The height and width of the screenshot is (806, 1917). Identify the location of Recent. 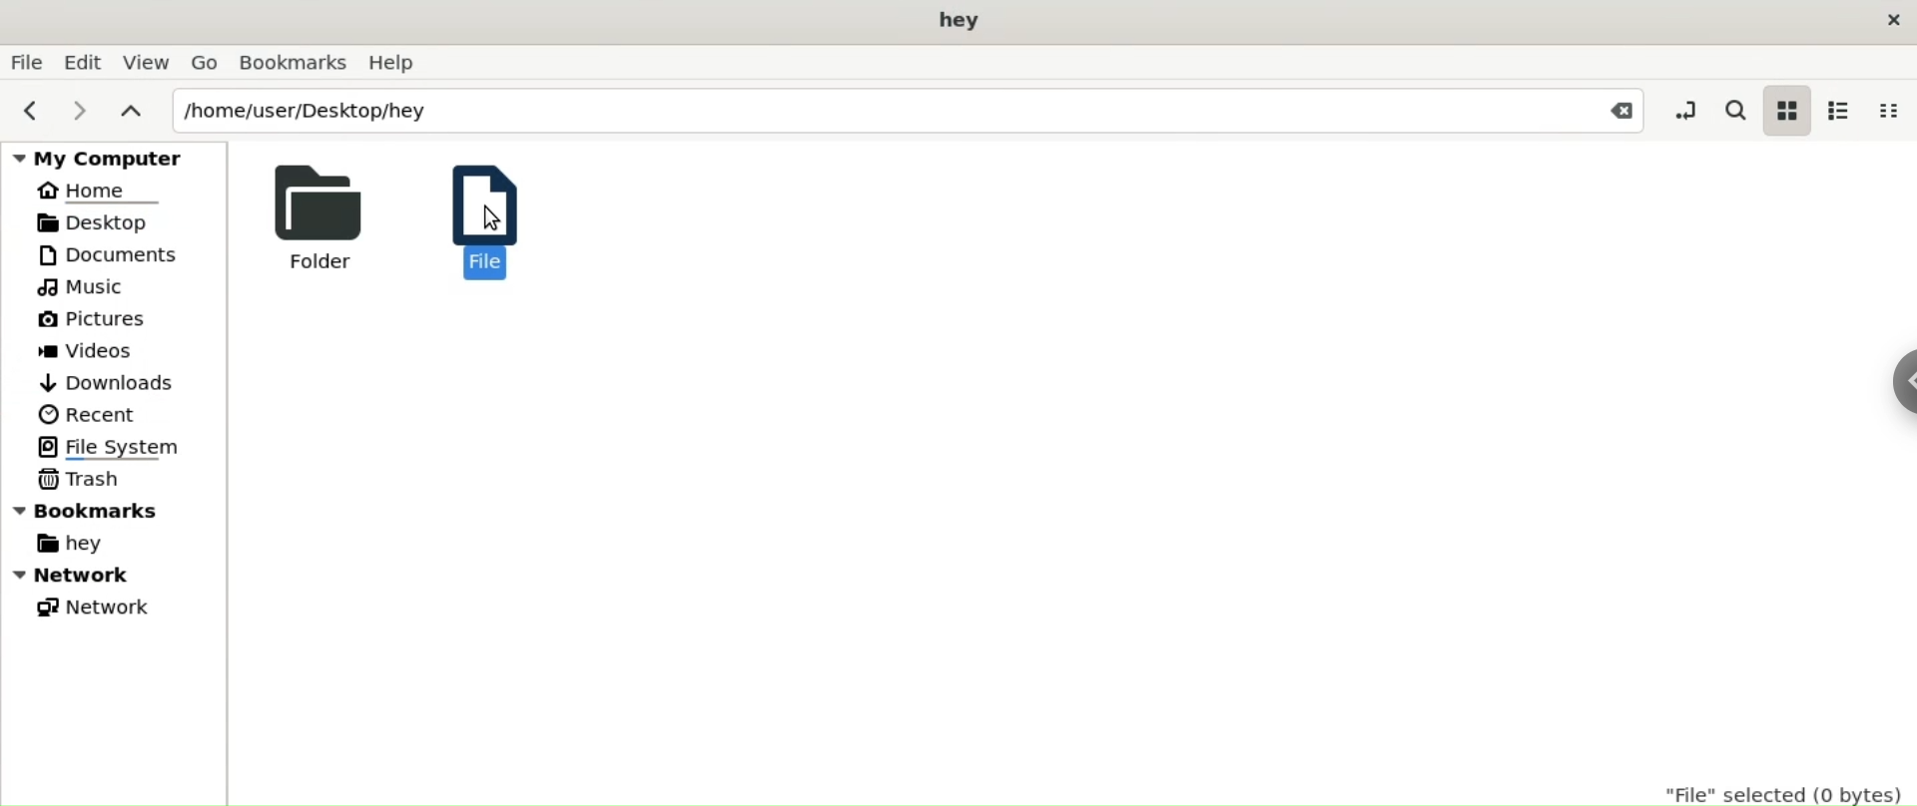
(91, 415).